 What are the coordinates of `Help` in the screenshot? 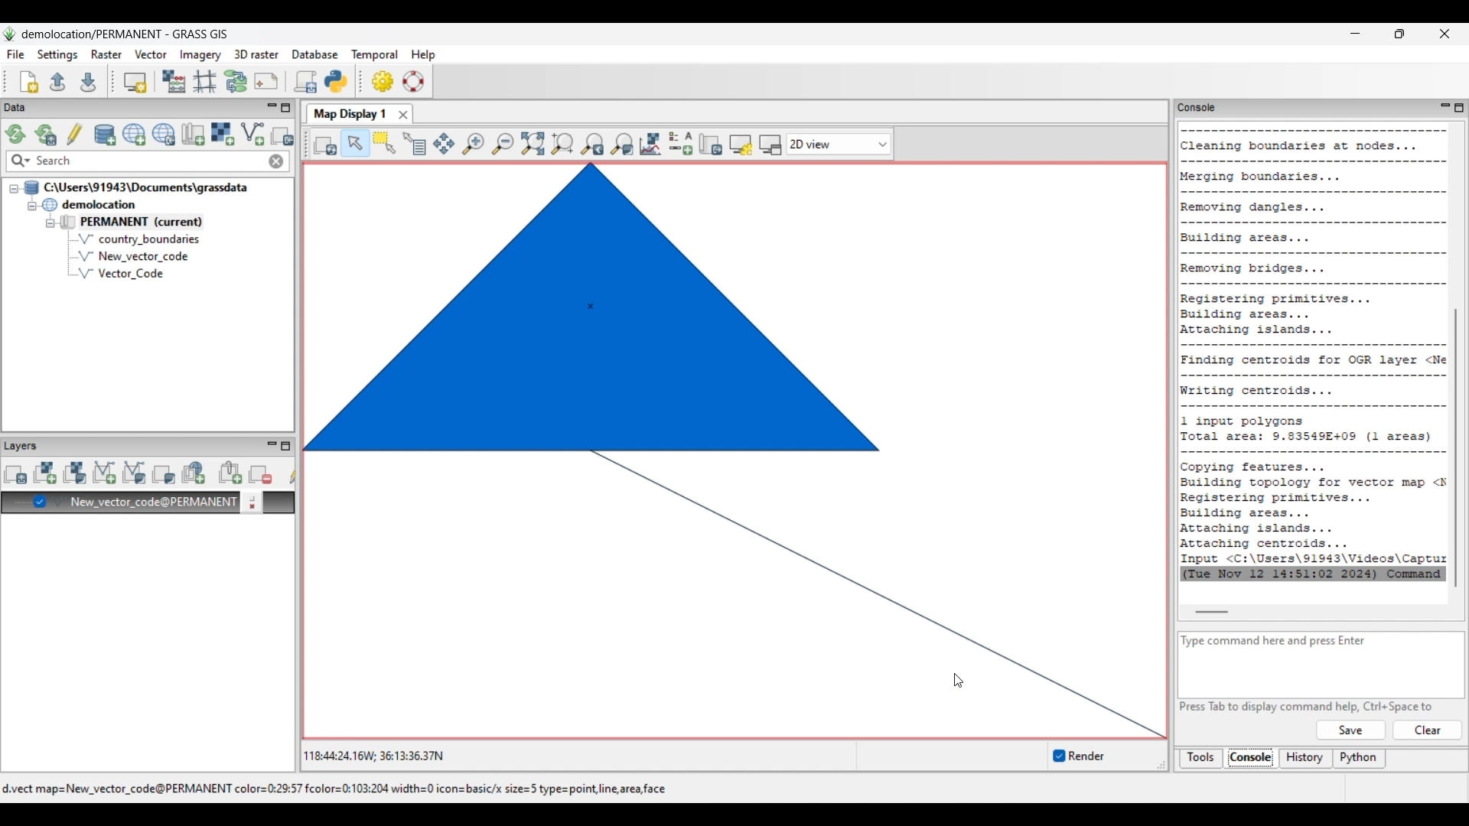 It's located at (1350, 730).